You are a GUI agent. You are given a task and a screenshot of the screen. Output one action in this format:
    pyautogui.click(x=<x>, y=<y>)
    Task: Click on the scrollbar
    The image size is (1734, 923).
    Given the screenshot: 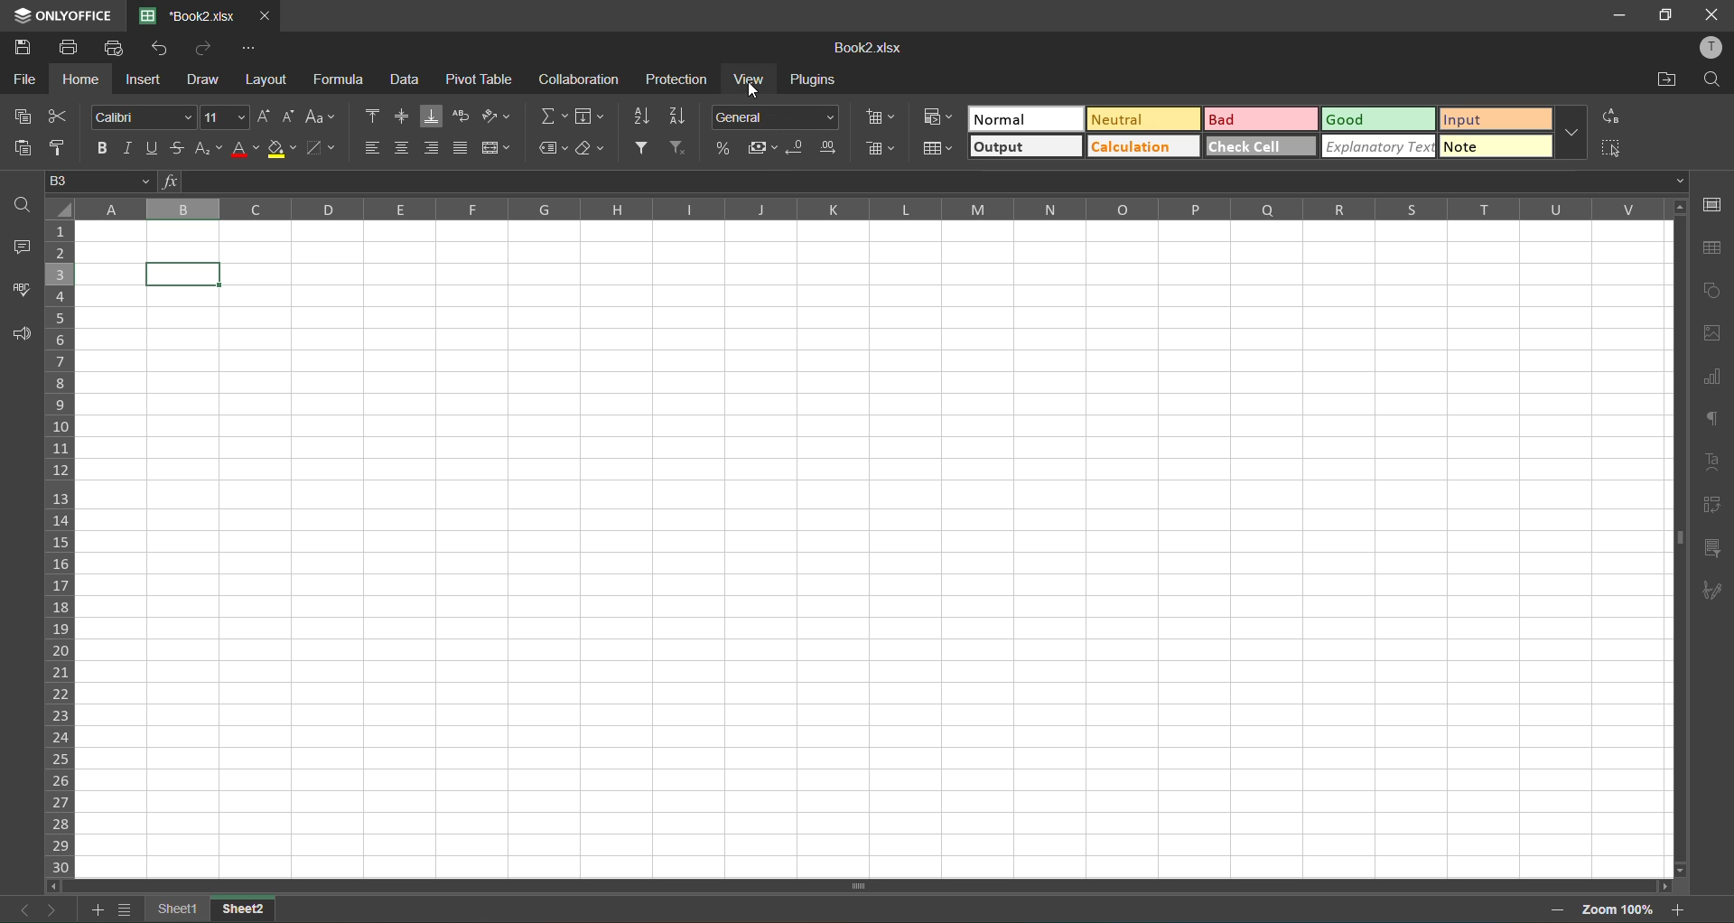 What is the action you would take?
    pyautogui.click(x=860, y=886)
    